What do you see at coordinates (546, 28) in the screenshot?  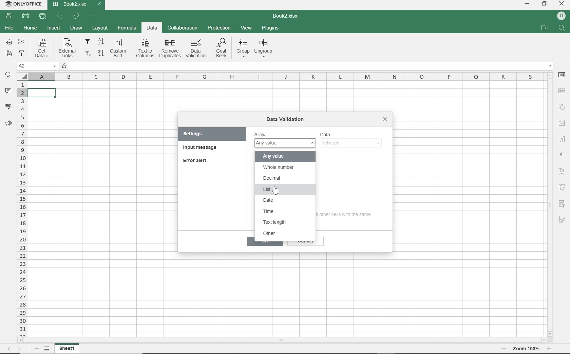 I see `OPEN FILE LOCATION` at bounding box center [546, 28].